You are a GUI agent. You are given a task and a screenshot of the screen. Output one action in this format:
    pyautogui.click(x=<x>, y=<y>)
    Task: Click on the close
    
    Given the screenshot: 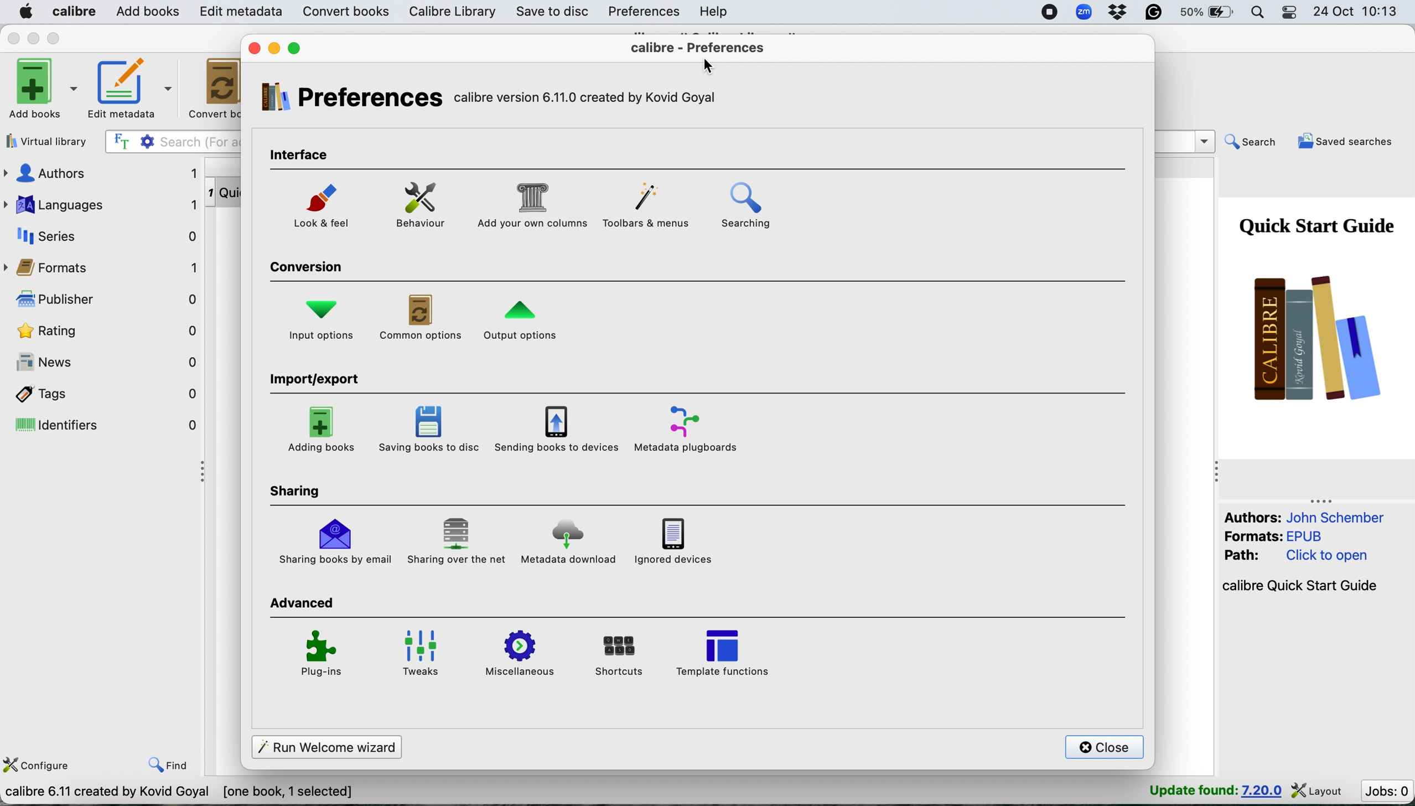 What is the action you would take?
    pyautogui.click(x=255, y=49)
    